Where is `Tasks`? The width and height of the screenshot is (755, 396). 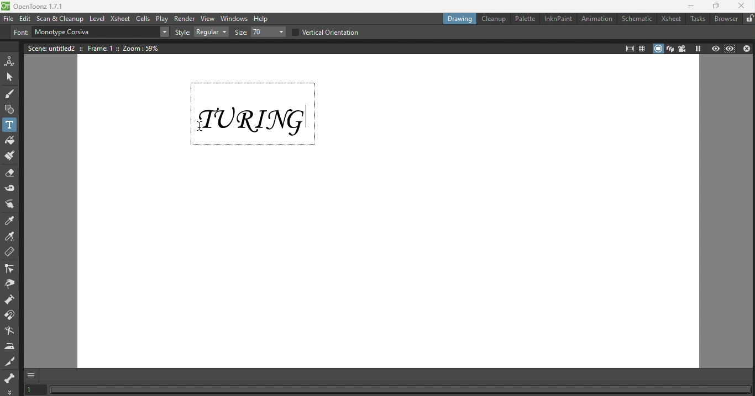 Tasks is located at coordinates (698, 19).